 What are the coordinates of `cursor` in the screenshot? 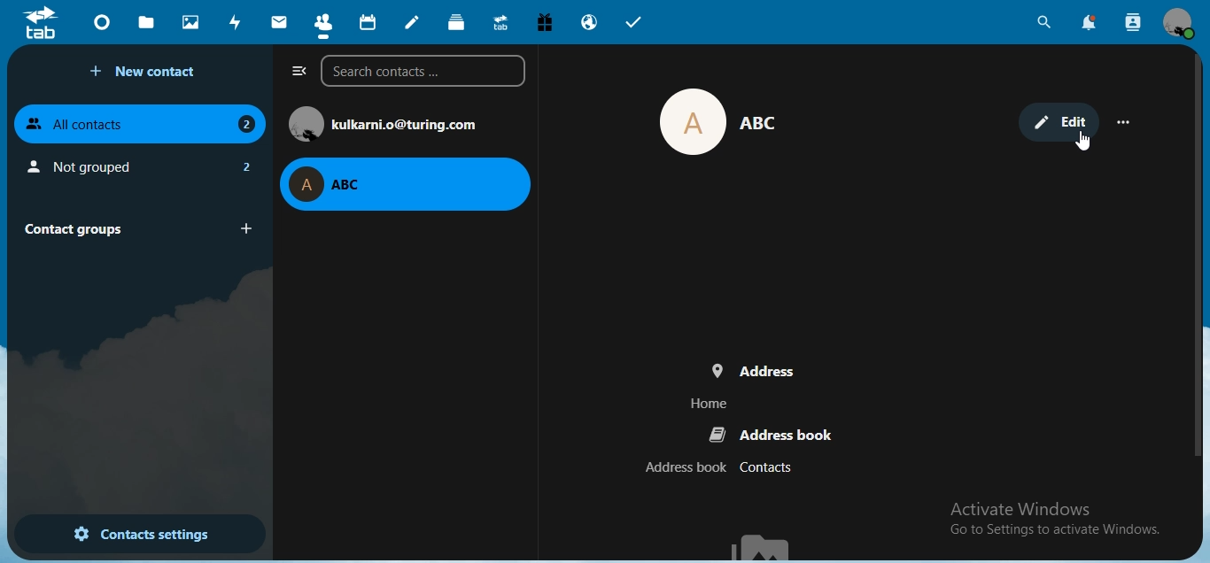 It's located at (1083, 142).